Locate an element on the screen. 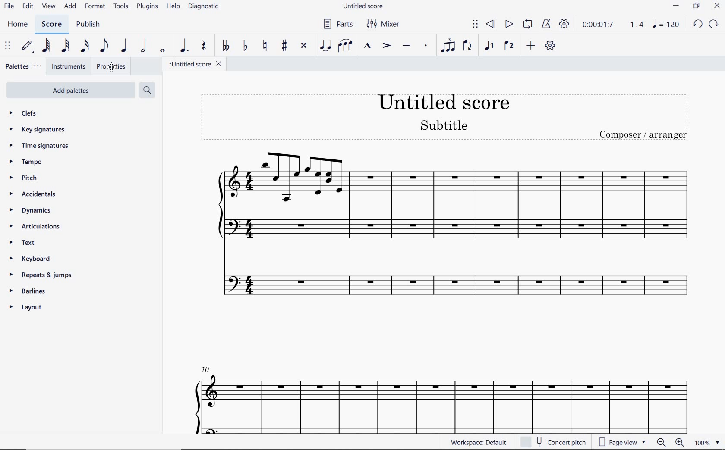 This screenshot has height=450, width=725. AUGMENTATION DOT is located at coordinates (185, 45).